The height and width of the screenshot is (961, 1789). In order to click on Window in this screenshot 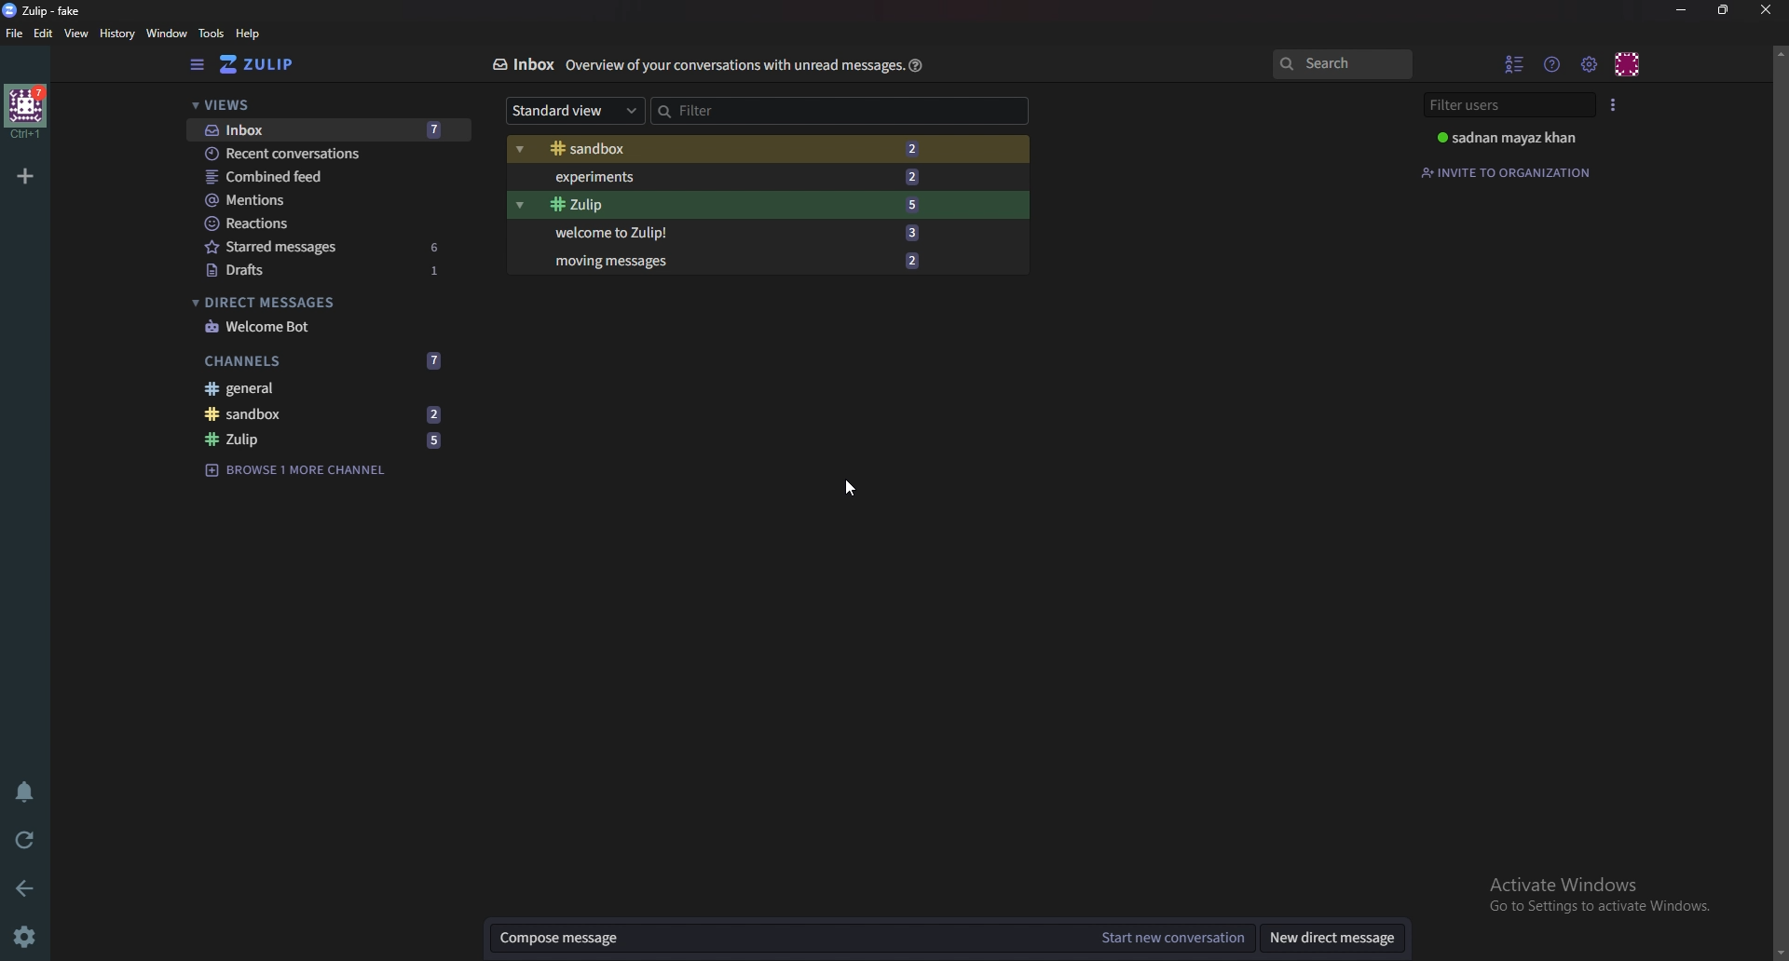, I will do `click(168, 34)`.